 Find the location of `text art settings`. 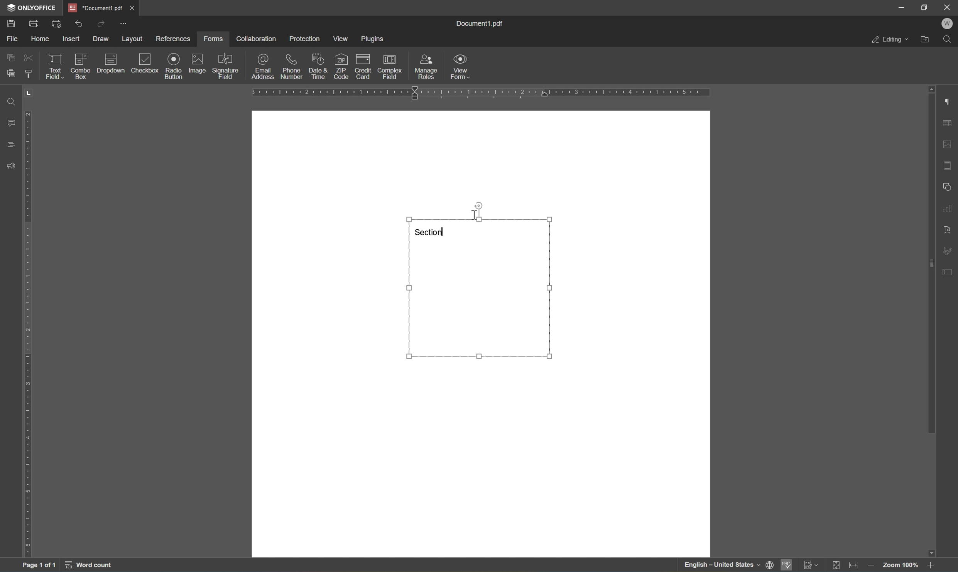

text art settings is located at coordinates (948, 230).